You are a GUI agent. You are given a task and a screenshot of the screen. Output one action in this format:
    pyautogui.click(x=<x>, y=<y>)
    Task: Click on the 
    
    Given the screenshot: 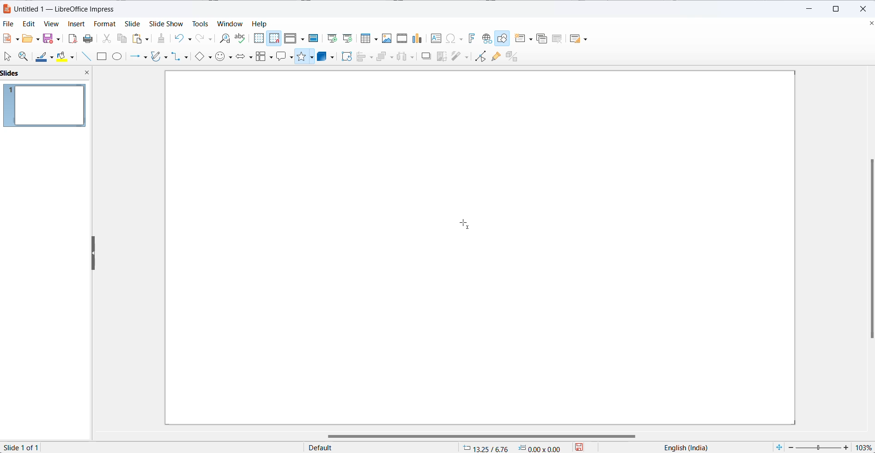 What is the action you would take?
    pyautogui.click(x=407, y=57)
    